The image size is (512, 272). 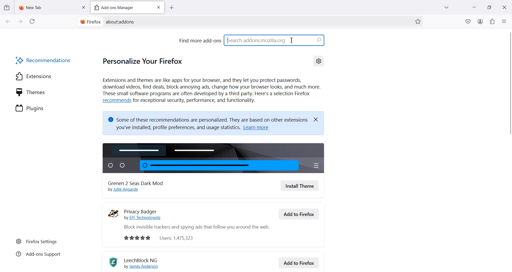 What do you see at coordinates (111, 262) in the screenshot?
I see `Logo` at bounding box center [111, 262].